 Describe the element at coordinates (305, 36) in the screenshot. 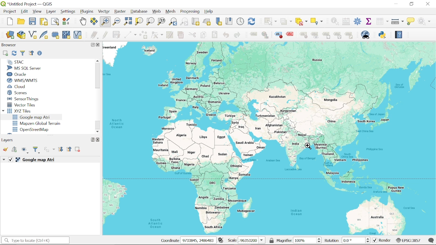

I see `Pin/unpin label and diagrams` at that location.